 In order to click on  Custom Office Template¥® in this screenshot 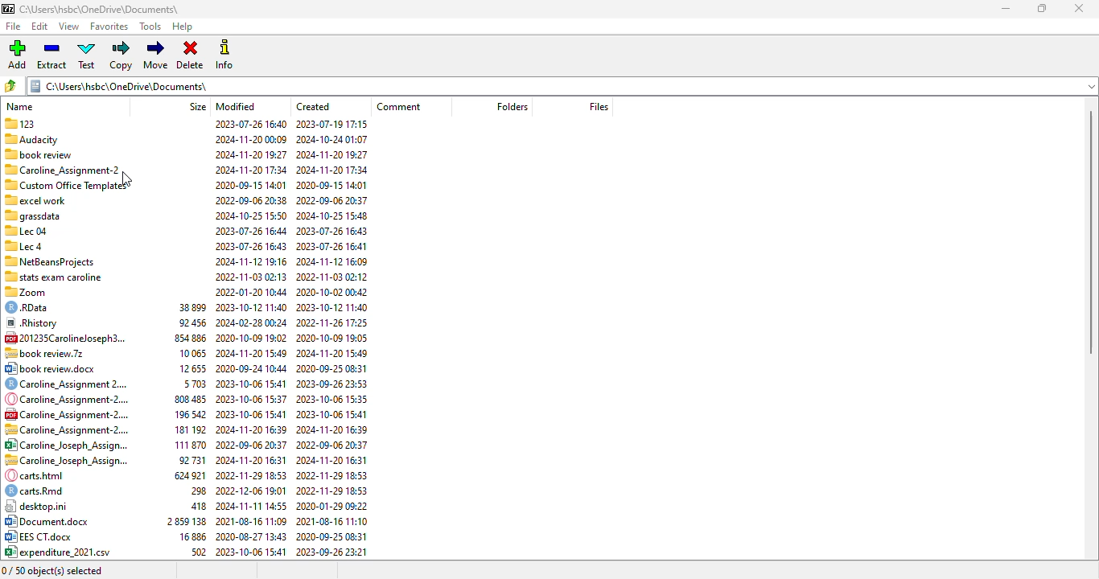, I will do `click(67, 185)`.